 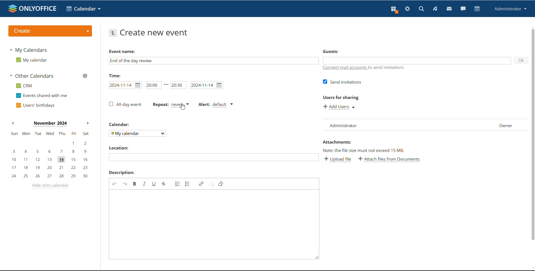 I want to click on hide mini calendar, so click(x=50, y=186).